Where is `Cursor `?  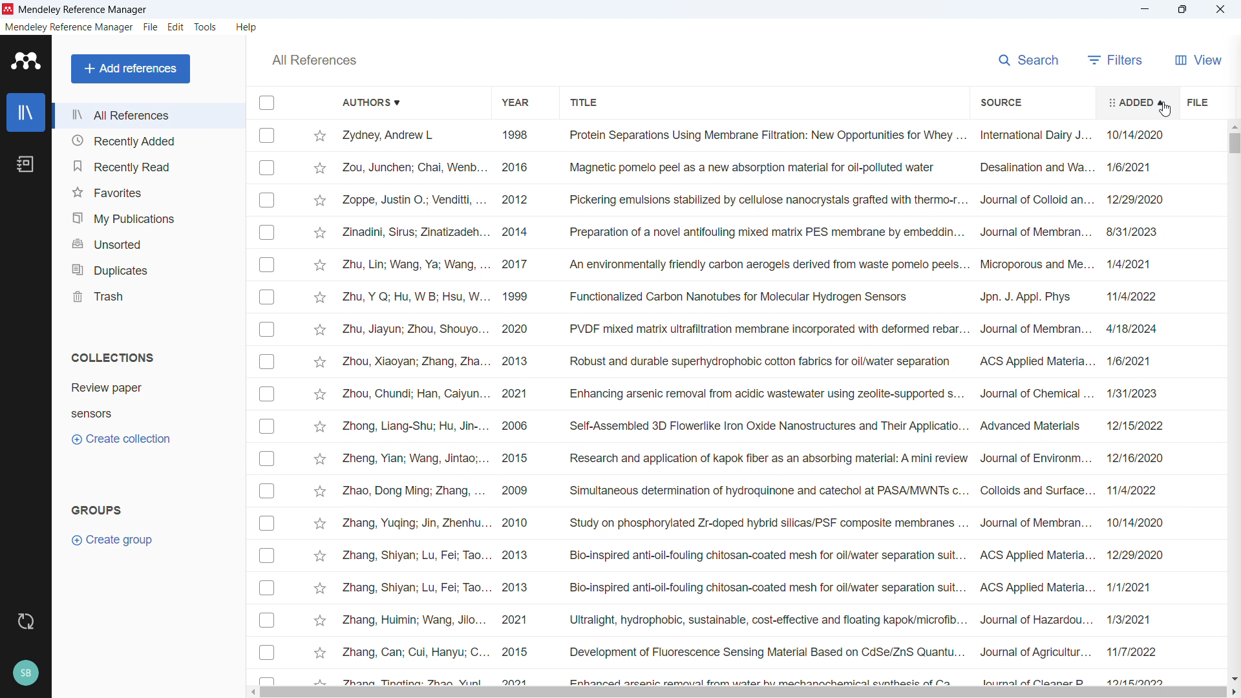
Cursor  is located at coordinates (1165, 110).